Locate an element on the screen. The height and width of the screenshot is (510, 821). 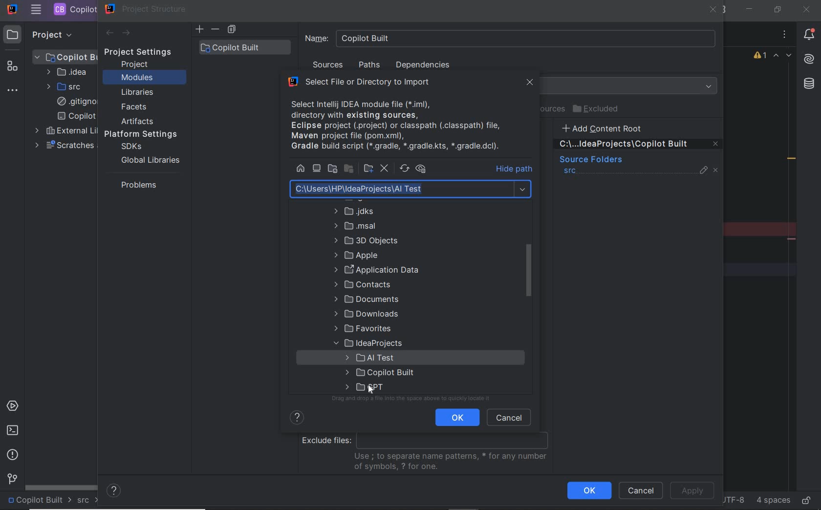
edit properties is located at coordinates (704, 172).